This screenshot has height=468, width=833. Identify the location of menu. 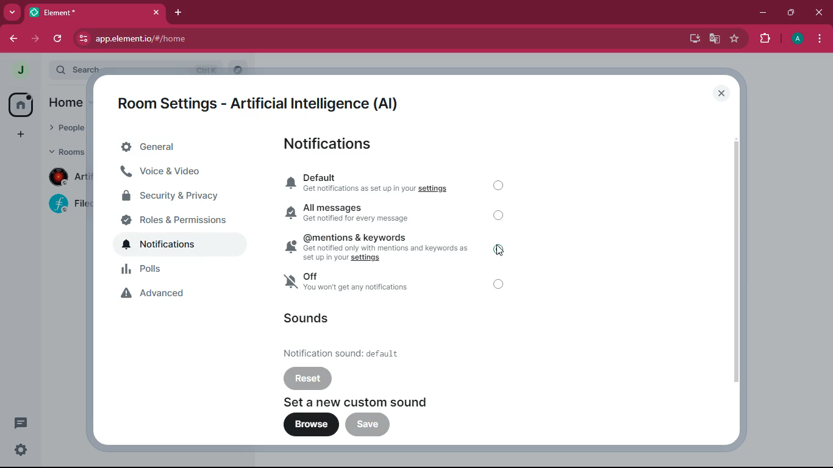
(819, 40).